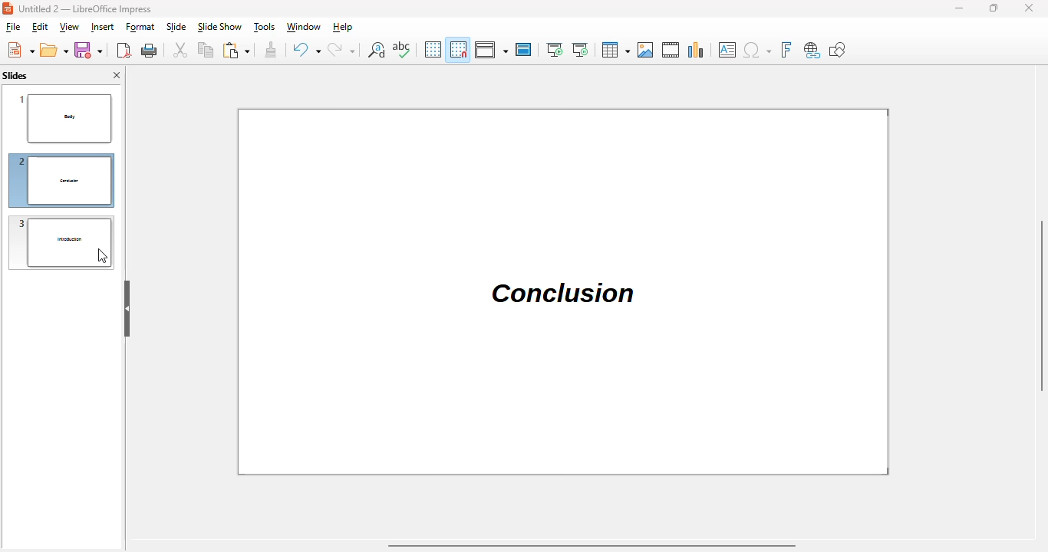 The width and height of the screenshot is (1048, 552). I want to click on redo, so click(341, 49).